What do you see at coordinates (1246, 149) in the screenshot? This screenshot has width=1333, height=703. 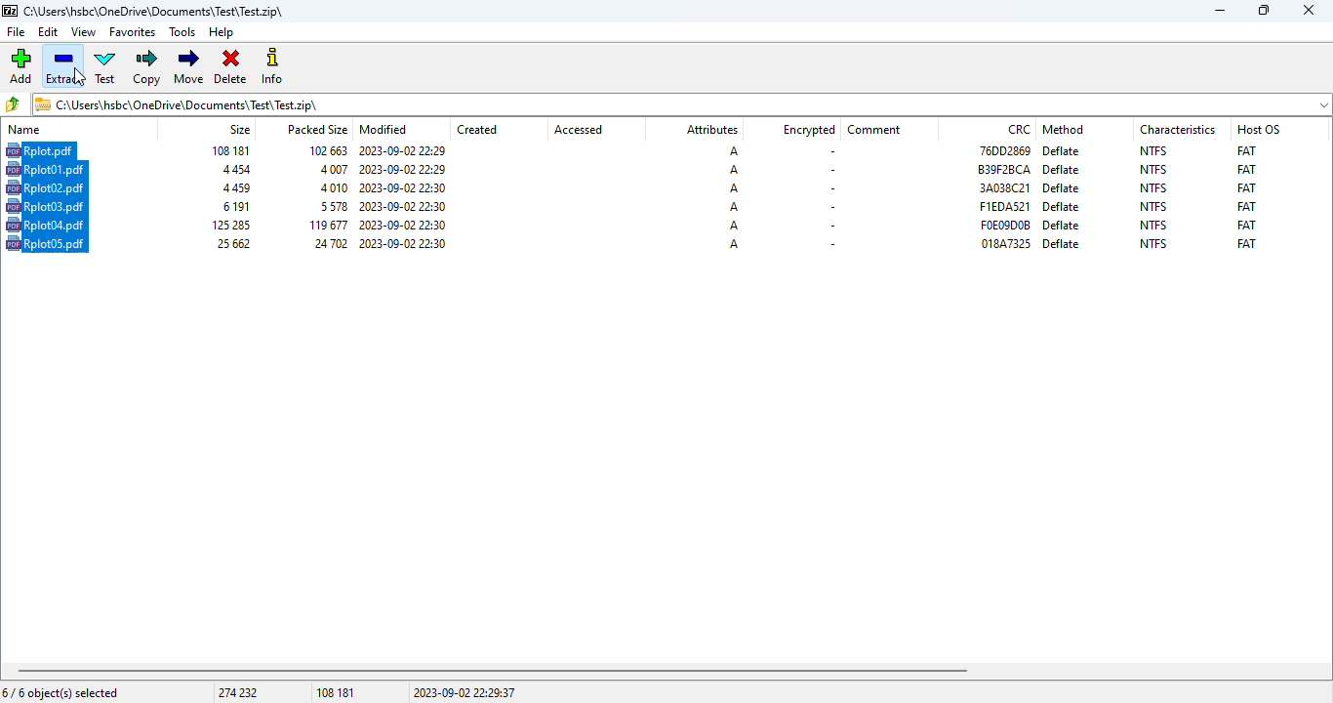 I see `FAT` at bounding box center [1246, 149].